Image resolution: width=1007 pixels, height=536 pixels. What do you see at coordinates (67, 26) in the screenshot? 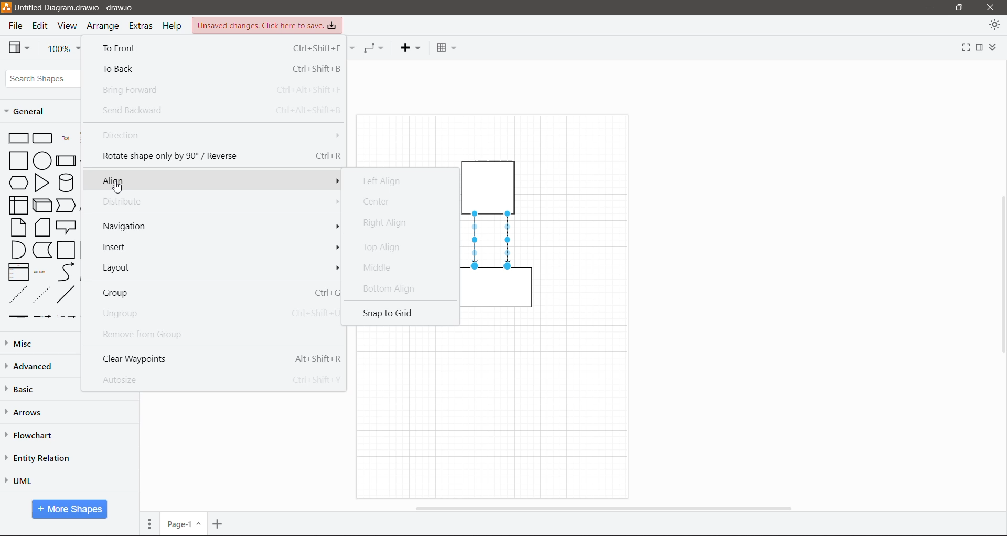
I see `View` at bounding box center [67, 26].